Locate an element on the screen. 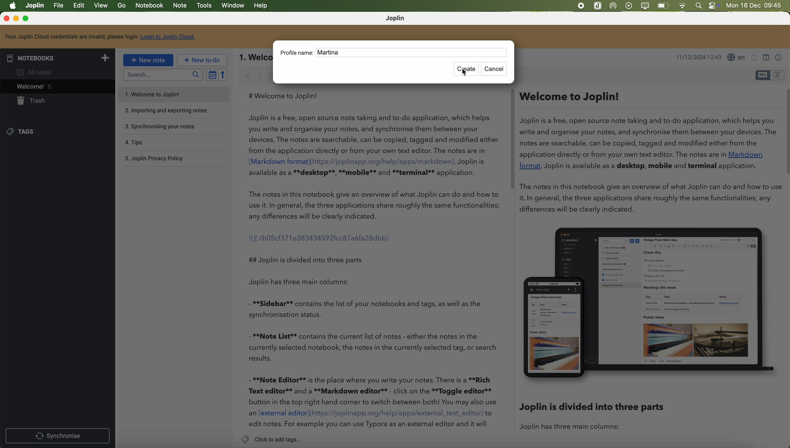  Mon 16 Dec 09:45 is located at coordinates (755, 6).